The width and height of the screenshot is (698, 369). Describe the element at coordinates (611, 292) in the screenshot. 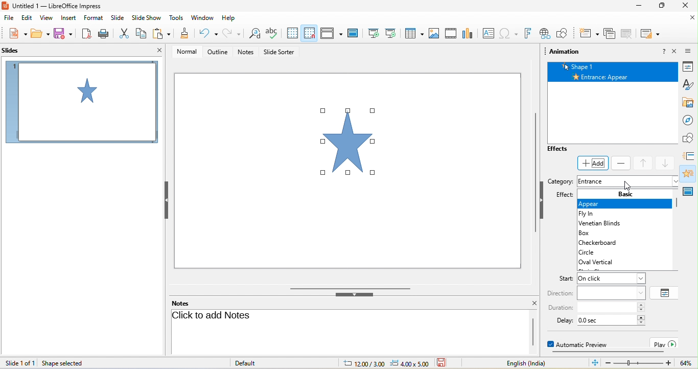

I see `input direction` at that location.